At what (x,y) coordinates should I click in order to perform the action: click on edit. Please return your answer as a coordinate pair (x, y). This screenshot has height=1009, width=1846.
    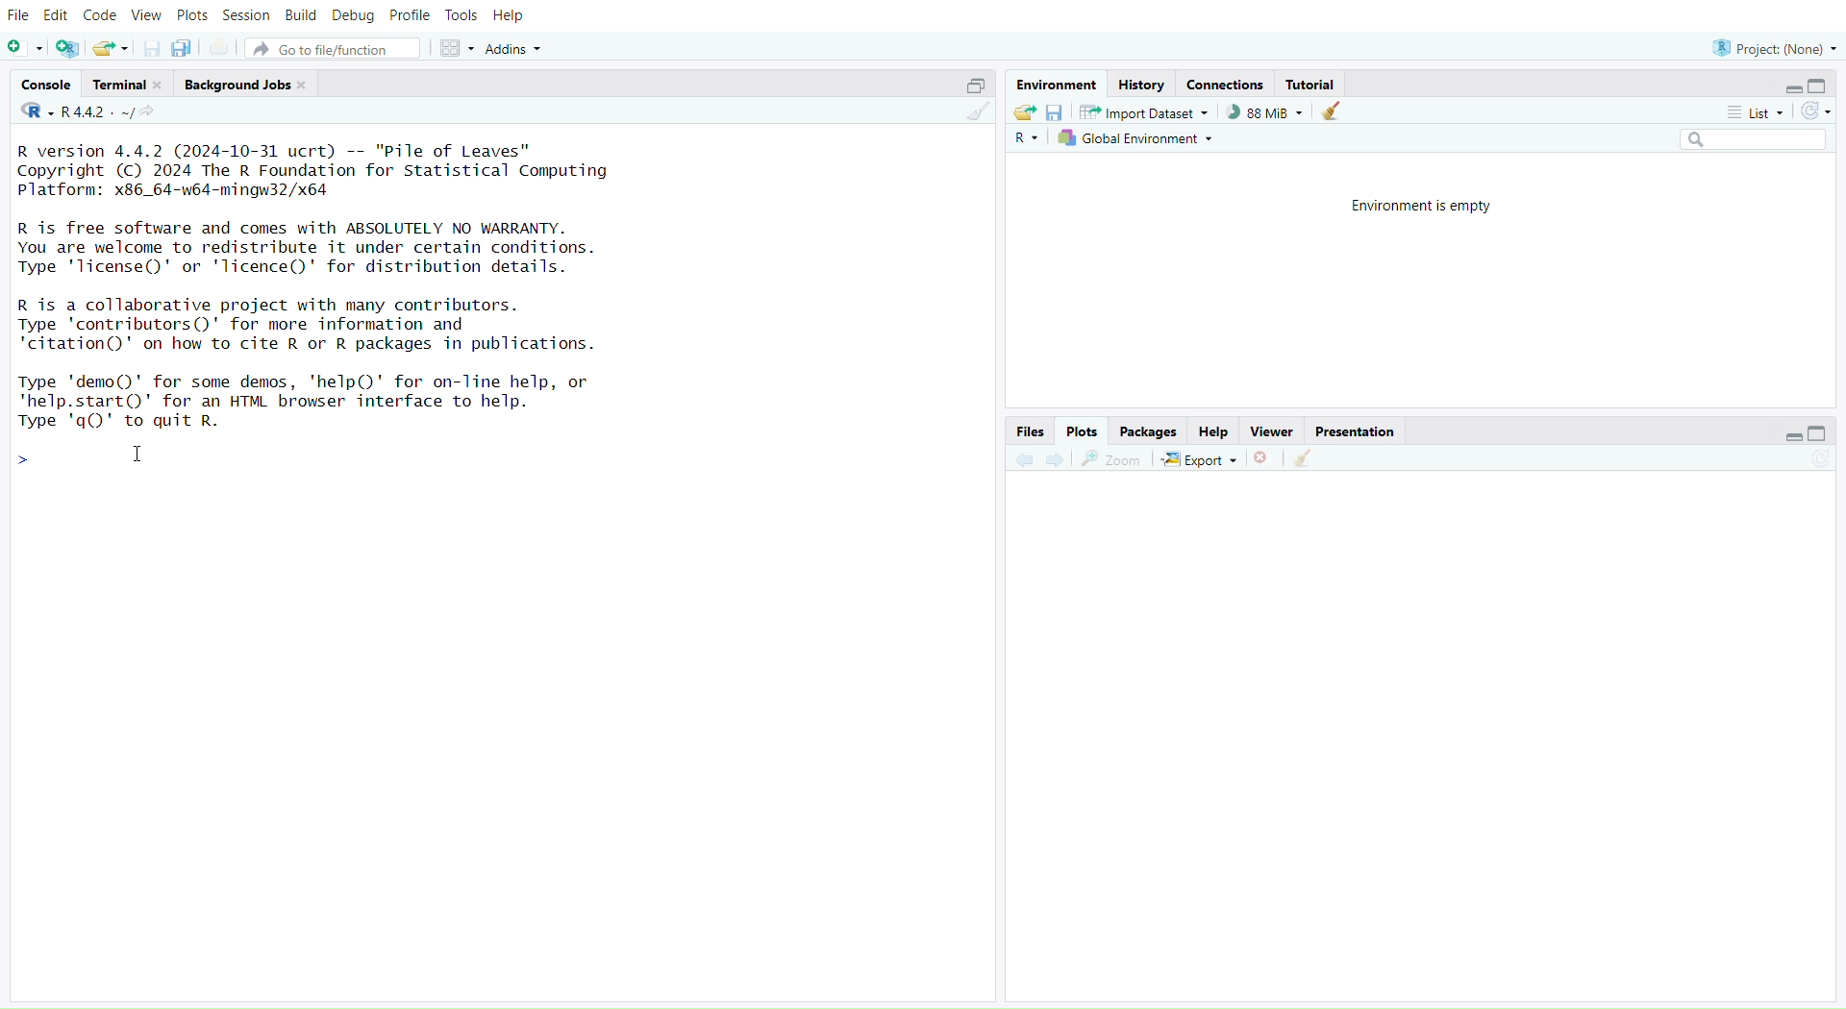
    Looking at the image, I should click on (57, 14).